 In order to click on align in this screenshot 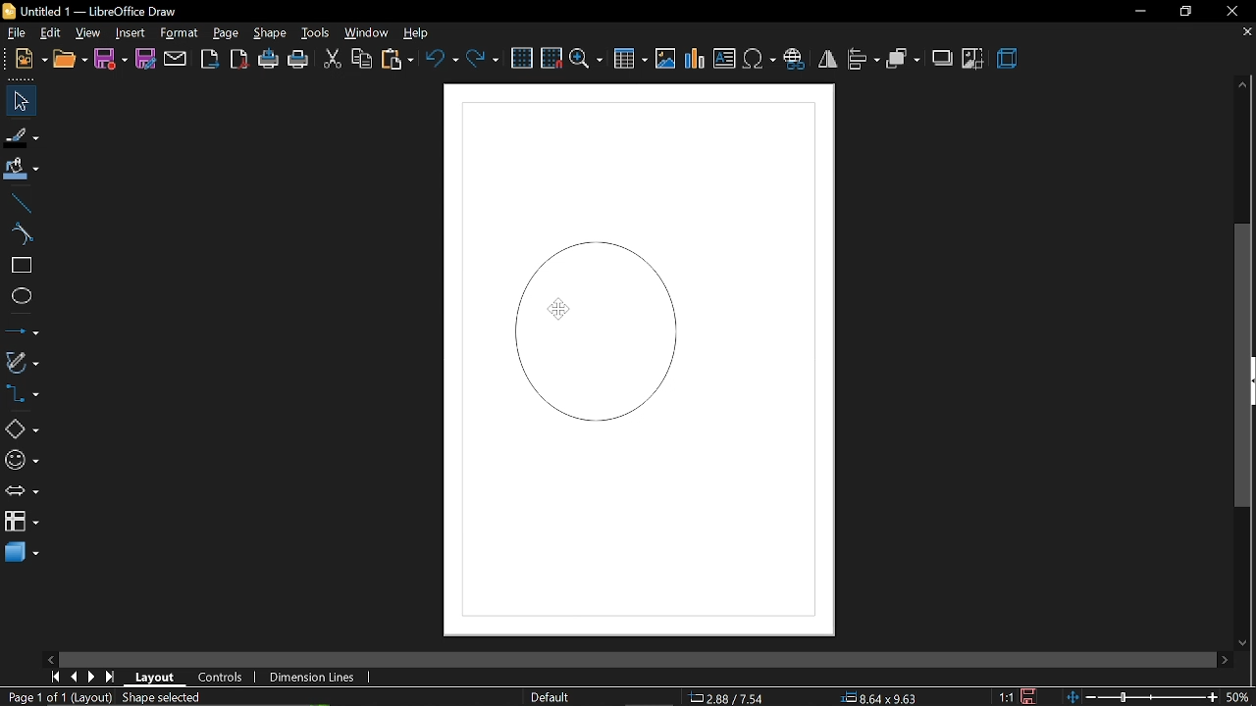, I will do `click(864, 59)`.